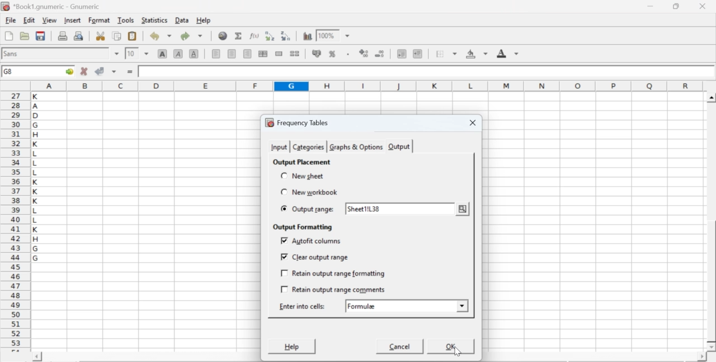 The image size is (716, 362). Describe the element at coordinates (333, 274) in the screenshot. I see `retain output range formatting` at that location.